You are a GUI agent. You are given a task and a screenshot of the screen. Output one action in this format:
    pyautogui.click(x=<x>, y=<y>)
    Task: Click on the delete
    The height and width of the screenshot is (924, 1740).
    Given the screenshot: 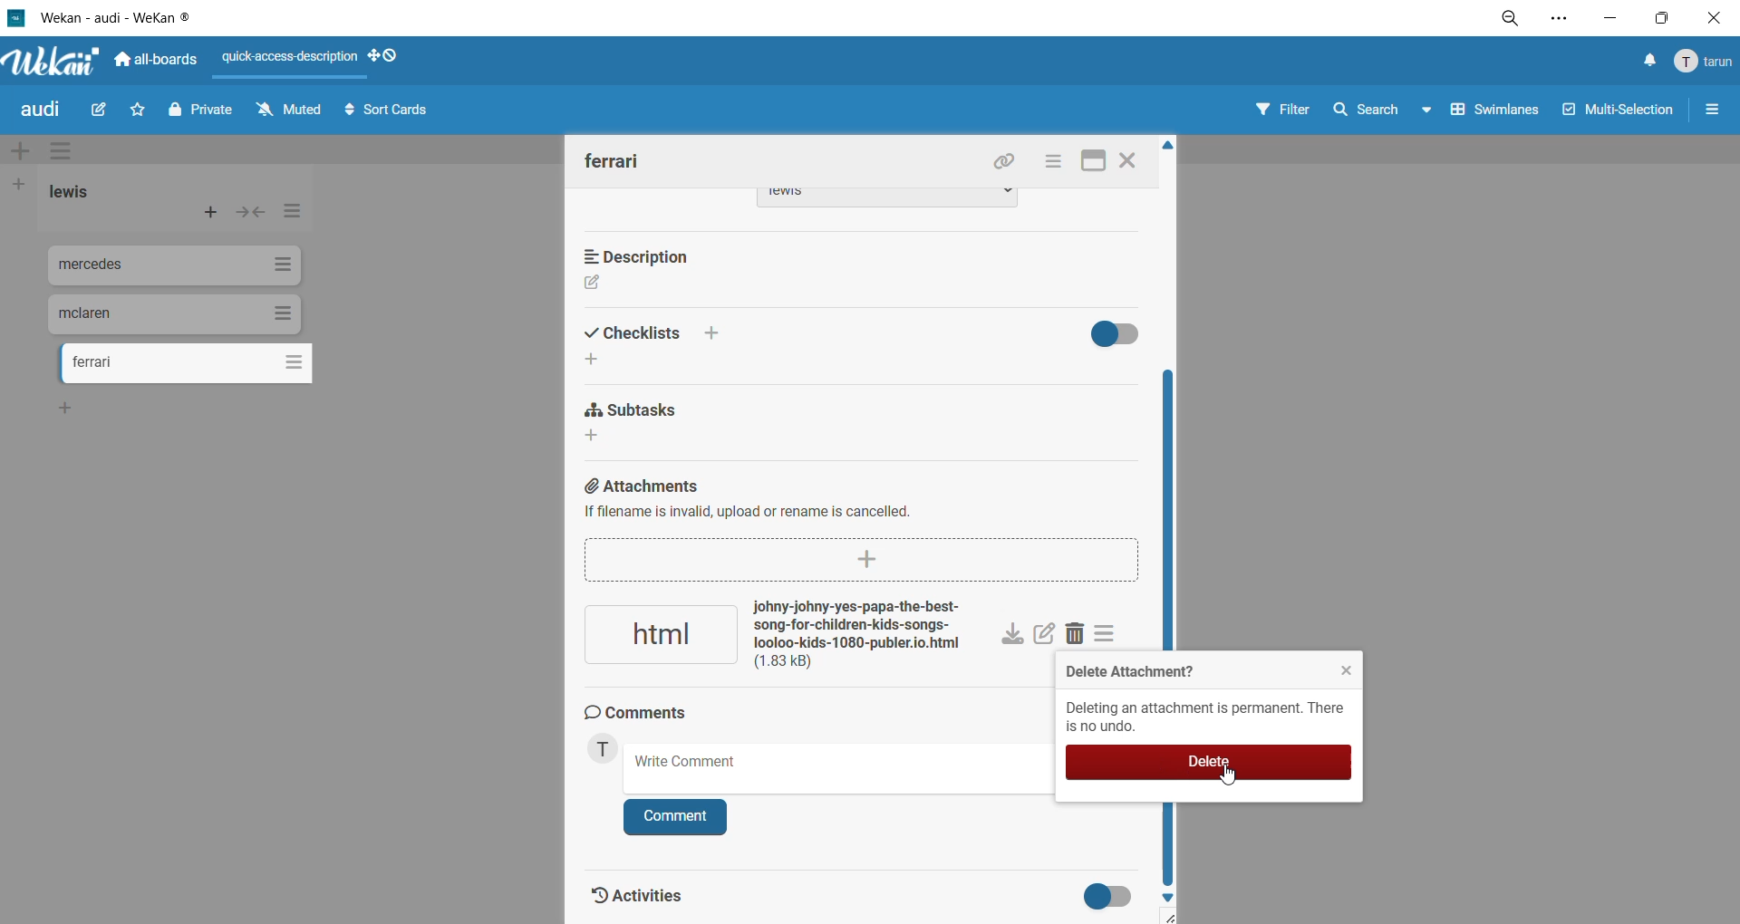 What is the action you would take?
    pyautogui.click(x=1212, y=765)
    